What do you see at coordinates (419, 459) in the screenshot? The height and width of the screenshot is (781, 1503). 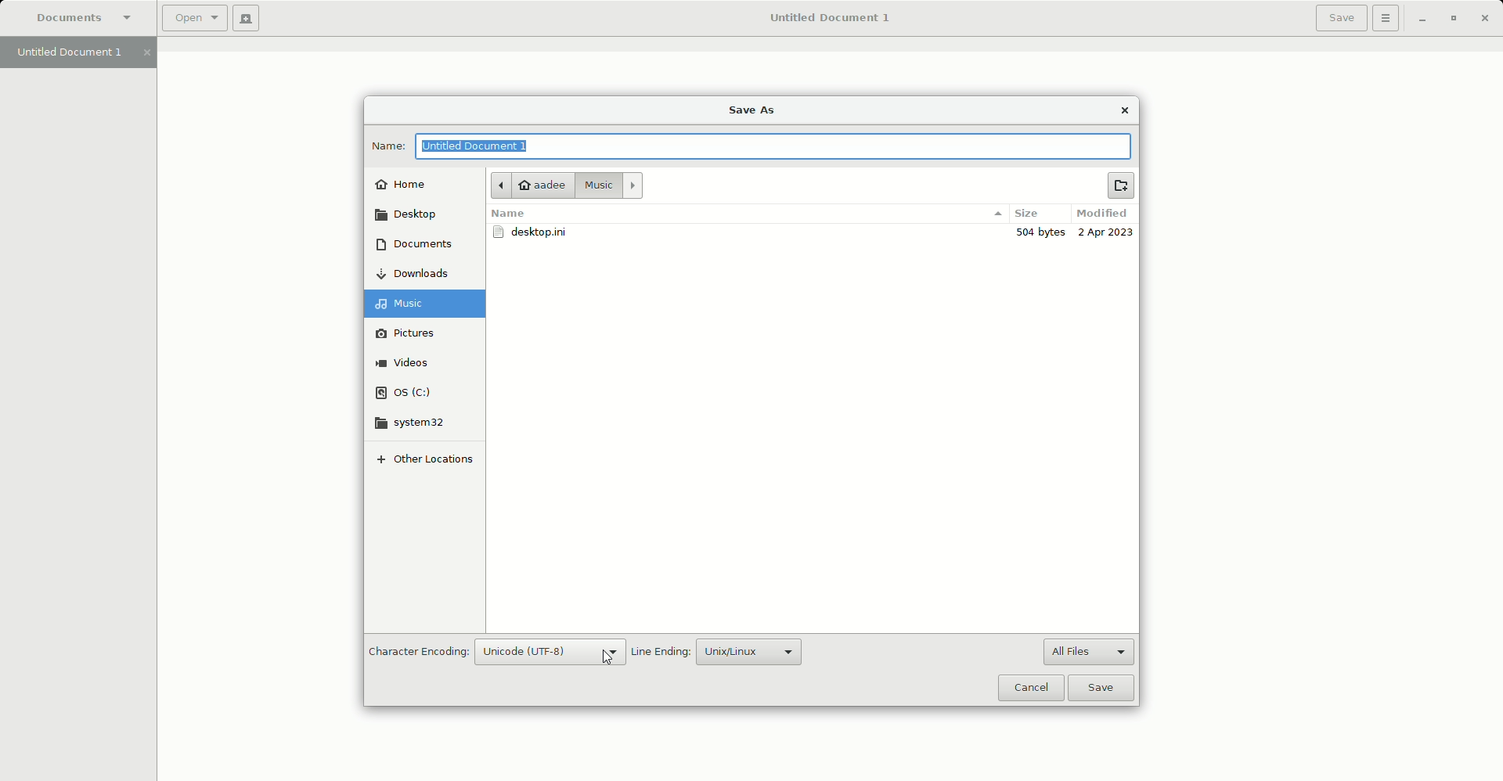 I see `Other locations` at bounding box center [419, 459].